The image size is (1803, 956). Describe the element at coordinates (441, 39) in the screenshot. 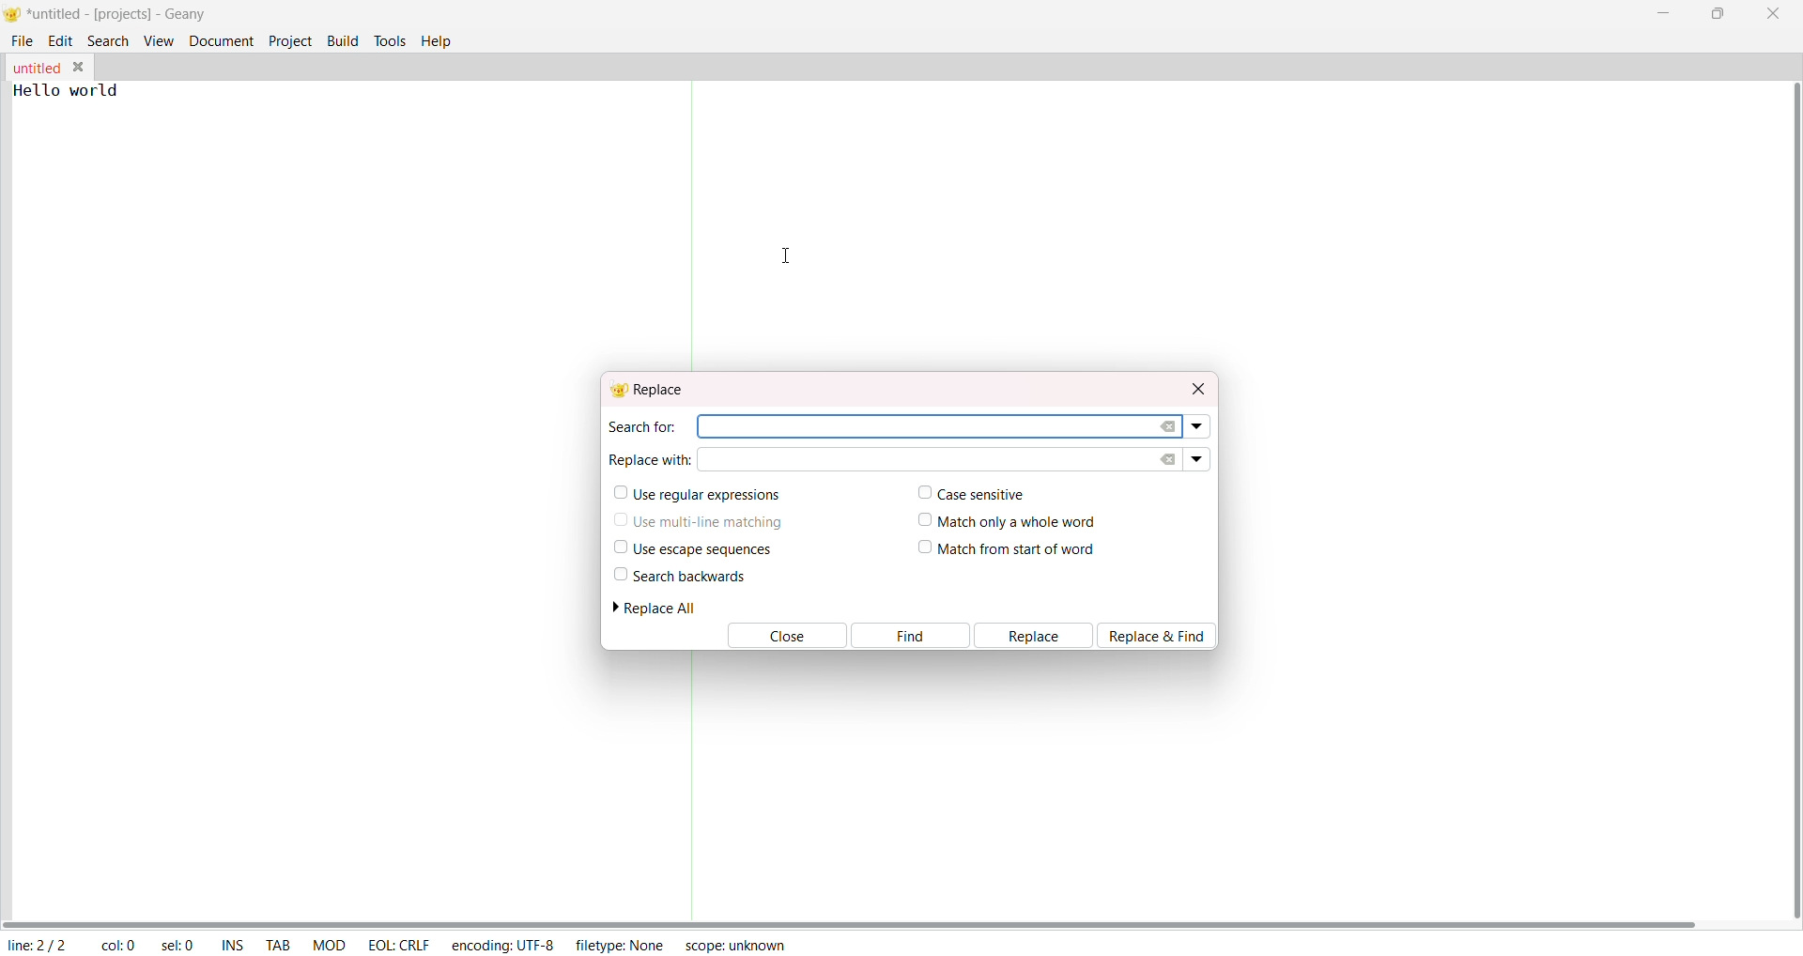

I see `help` at that location.